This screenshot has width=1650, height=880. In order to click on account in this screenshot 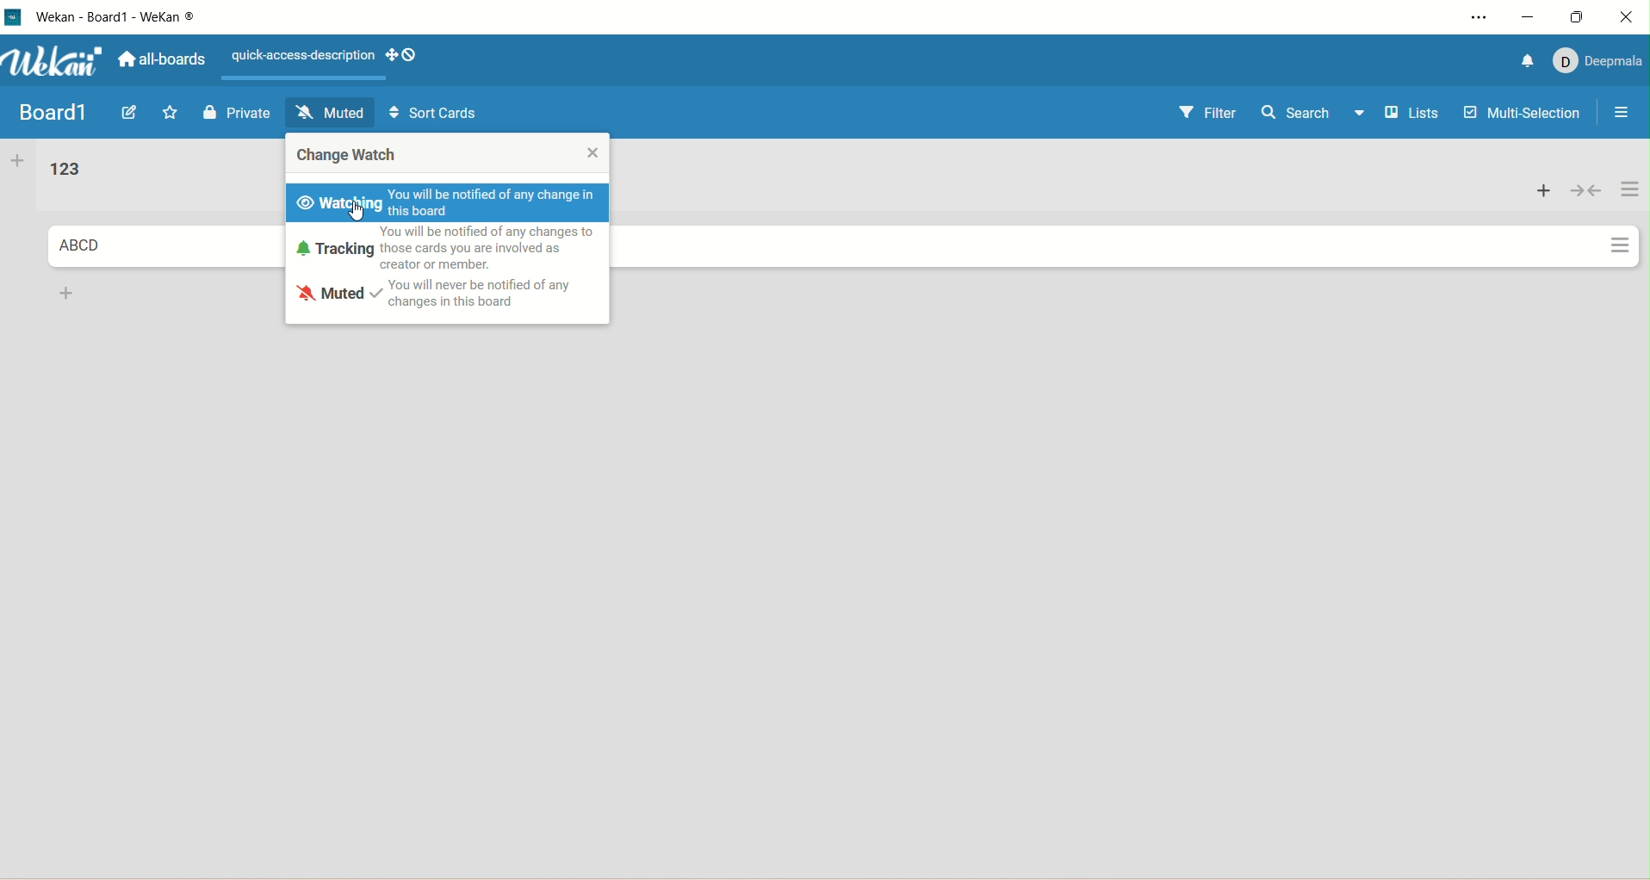, I will do `click(1595, 63)`.